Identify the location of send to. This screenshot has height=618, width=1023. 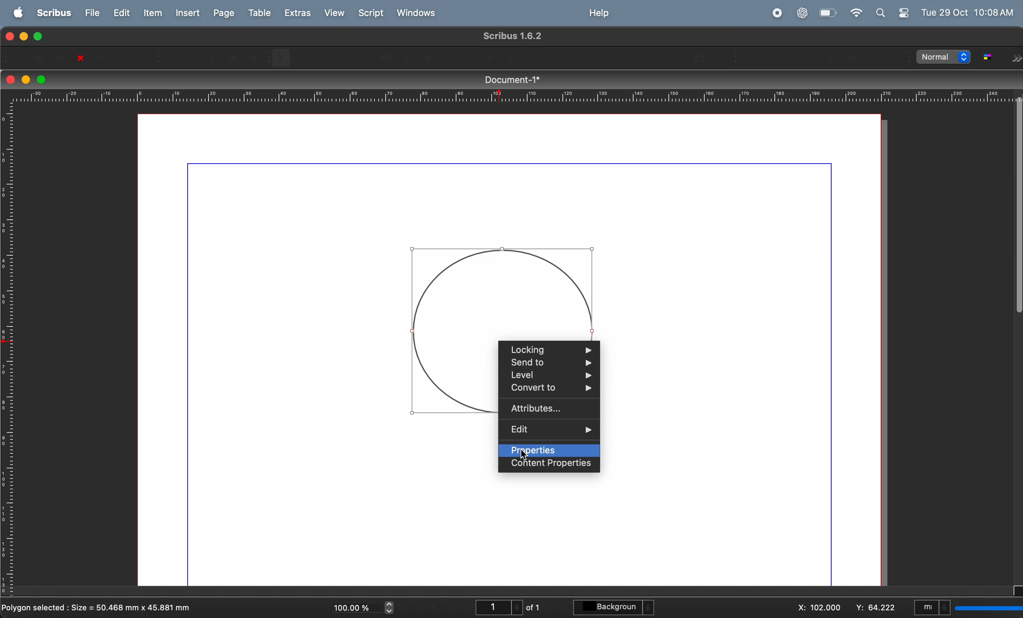
(549, 363).